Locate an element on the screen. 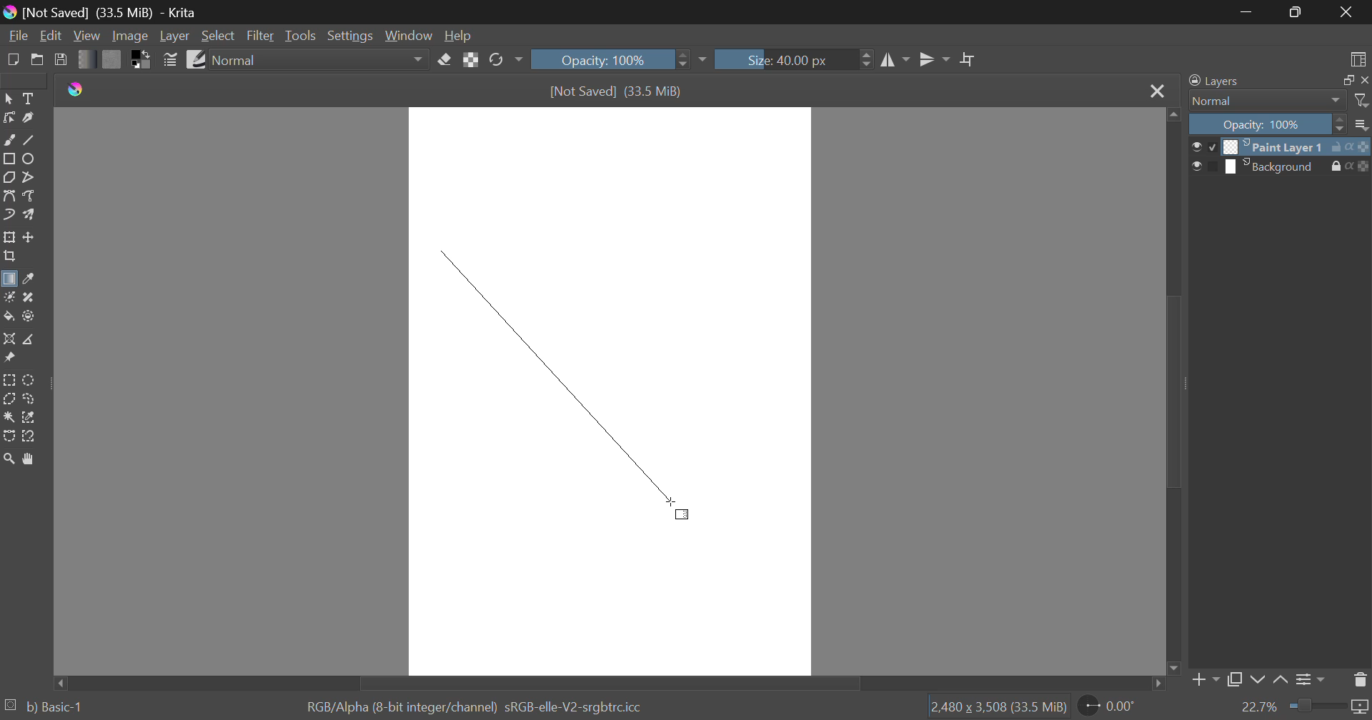  Fill is located at coordinates (9, 316).